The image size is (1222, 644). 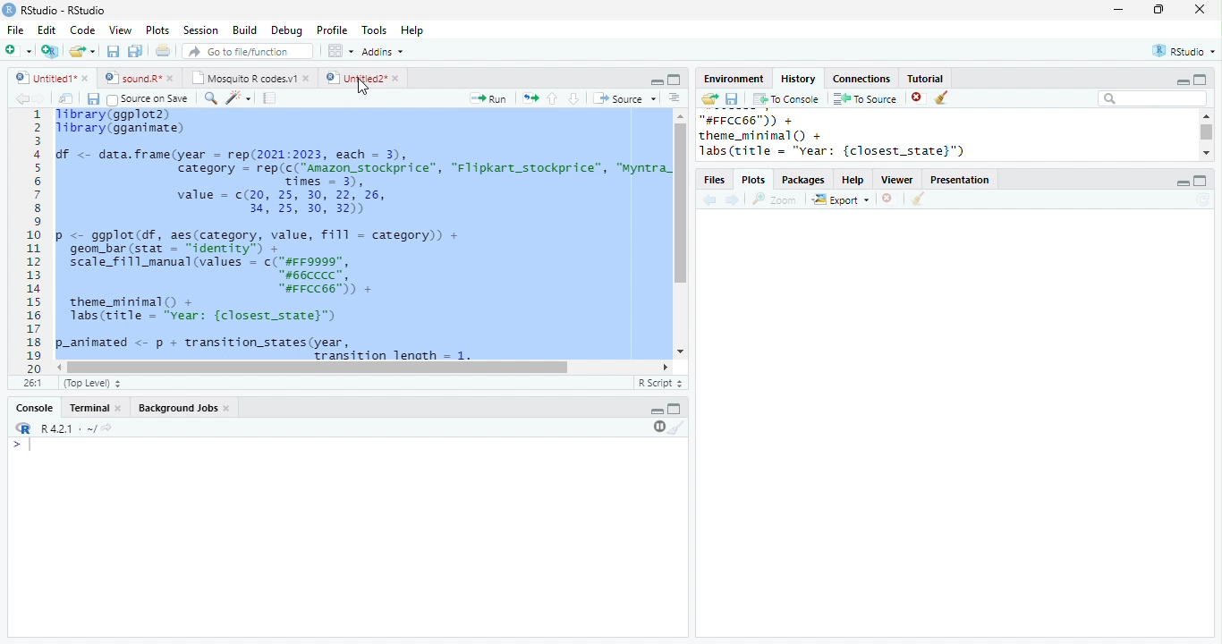 What do you see at coordinates (9, 10) in the screenshot?
I see `logo` at bounding box center [9, 10].